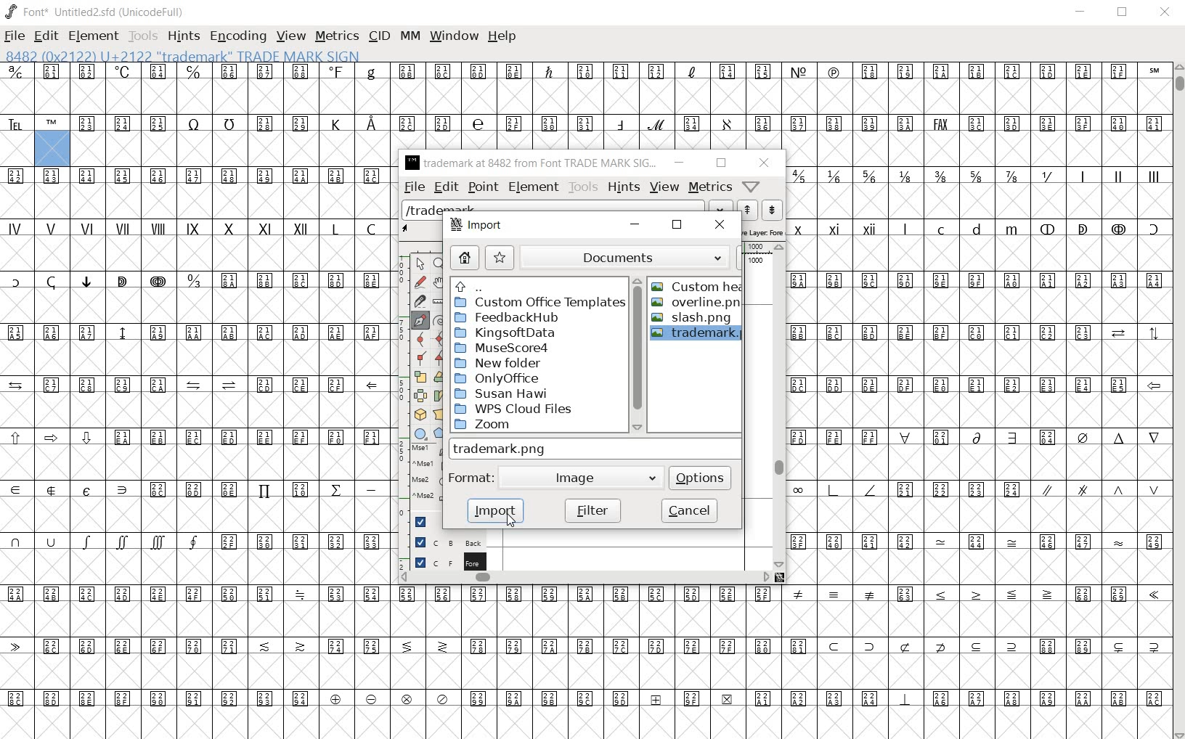 The width and height of the screenshot is (1185, 739). I want to click on MINIMIZE, so click(1080, 11).